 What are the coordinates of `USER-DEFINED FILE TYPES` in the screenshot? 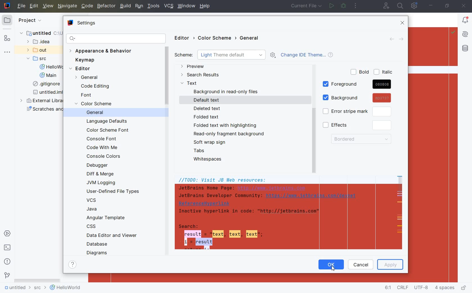 It's located at (113, 191).